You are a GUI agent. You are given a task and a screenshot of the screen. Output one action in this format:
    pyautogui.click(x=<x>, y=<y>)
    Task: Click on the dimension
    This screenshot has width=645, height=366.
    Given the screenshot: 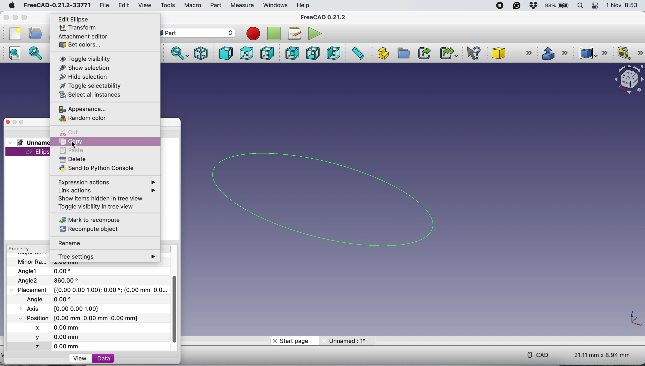 What is the action you would take?
    pyautogui.click(x=603, y=355)
    